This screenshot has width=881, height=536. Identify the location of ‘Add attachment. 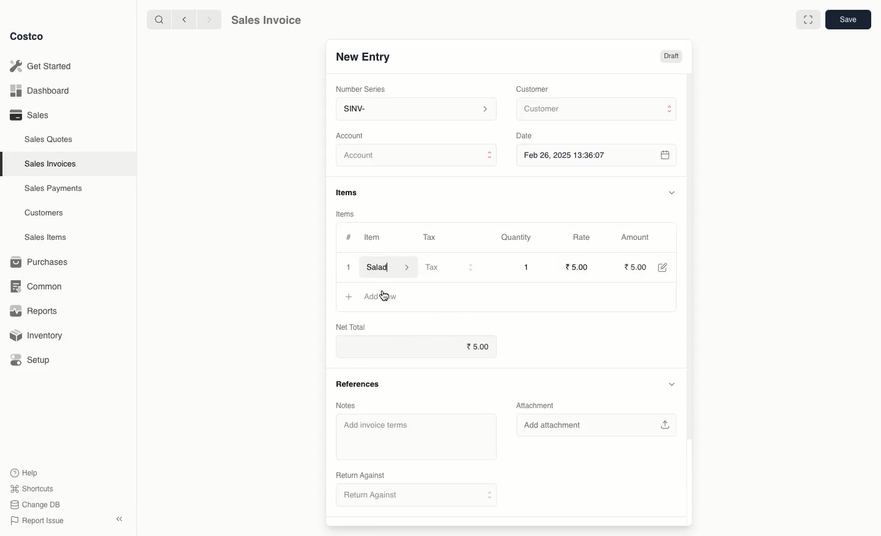
(596, 425).